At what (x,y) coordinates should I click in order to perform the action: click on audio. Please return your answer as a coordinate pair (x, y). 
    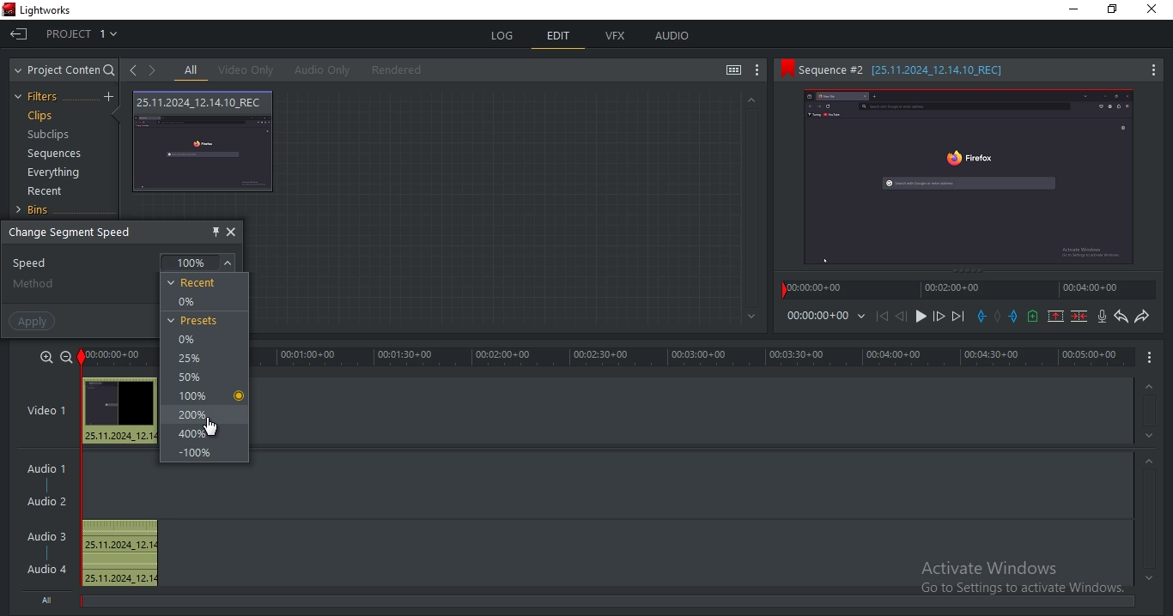
    Looking at the image, I should click on (121, 411).